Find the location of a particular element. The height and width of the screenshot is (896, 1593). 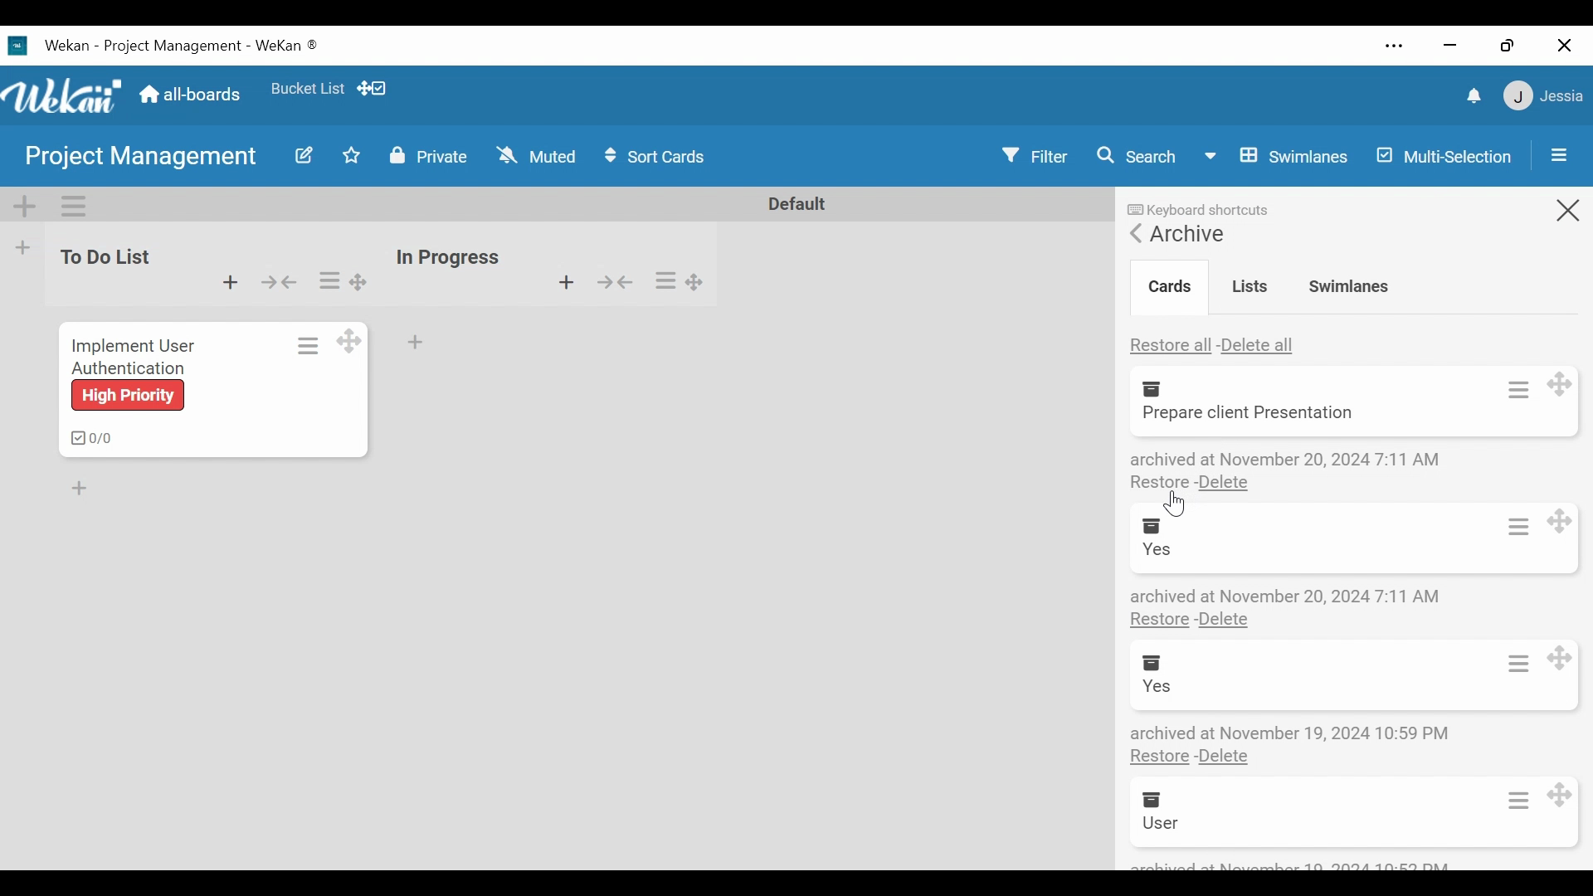

Delete is located at coordinates (1224, 485).